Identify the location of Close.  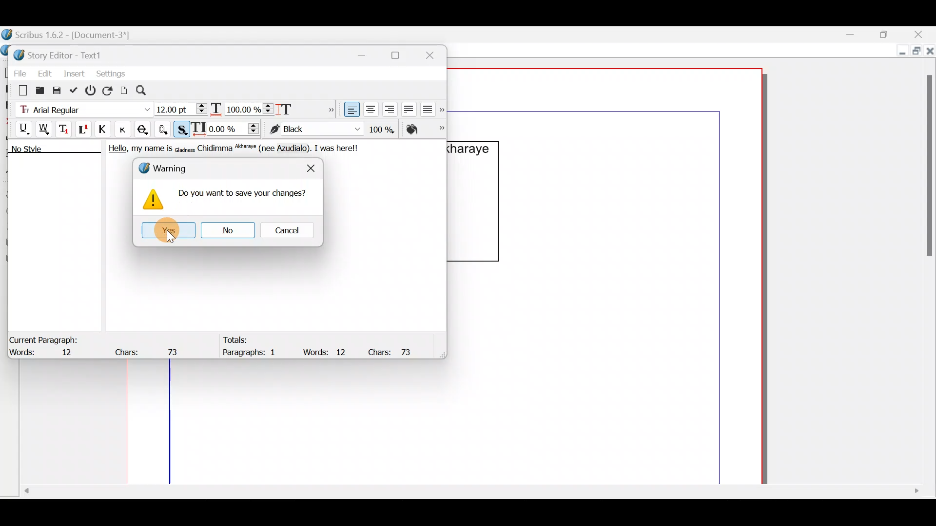
(311, 165).